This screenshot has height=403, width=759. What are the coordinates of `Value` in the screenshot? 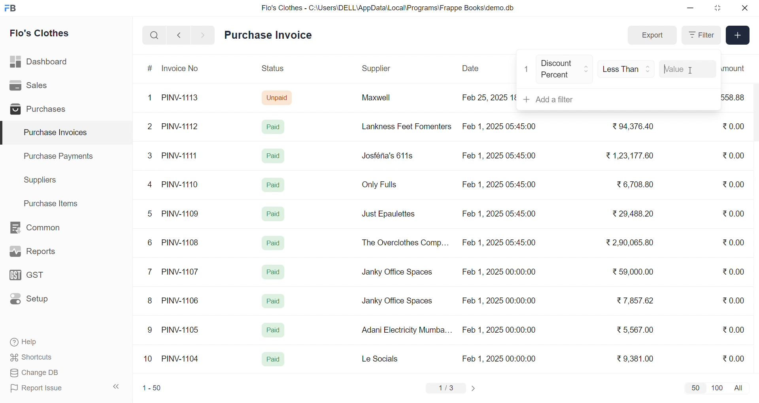 It's located at (686, 67).